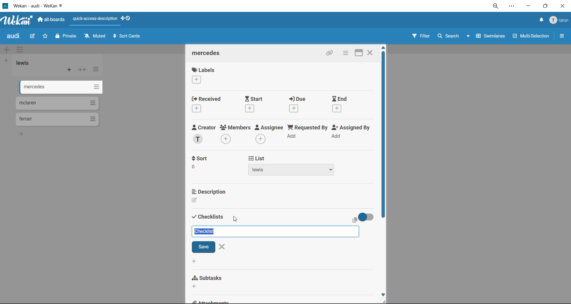 The width and height of the screenshot is (571, 304). Describe the element at coordinates (25, 63) in the screenshot. I see `list title` at that location.